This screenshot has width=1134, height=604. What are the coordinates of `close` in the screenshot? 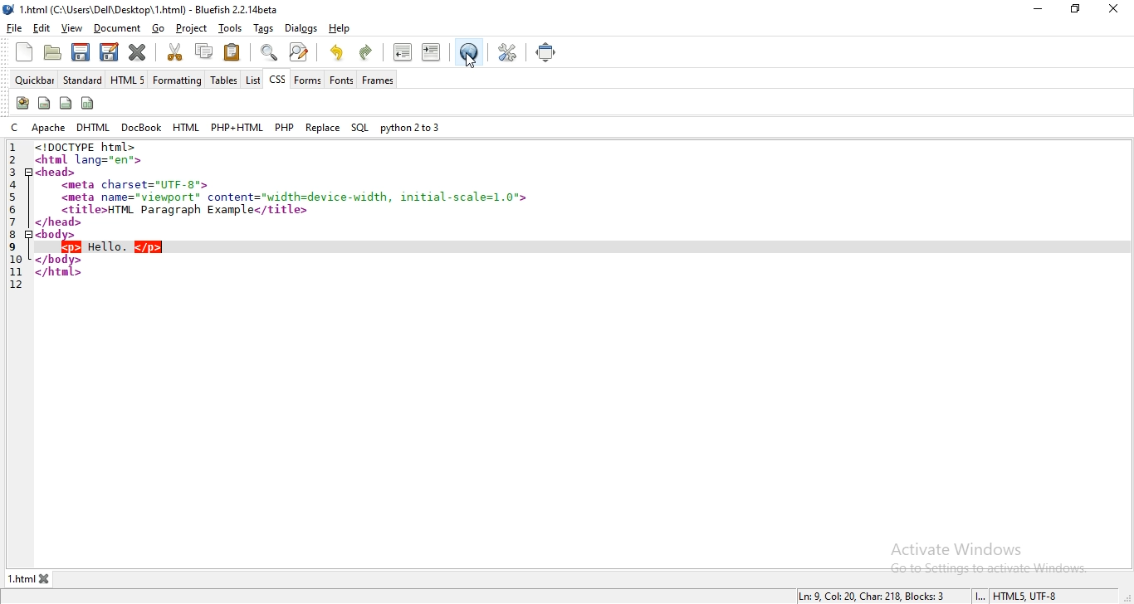 It's located at (1112, 8).